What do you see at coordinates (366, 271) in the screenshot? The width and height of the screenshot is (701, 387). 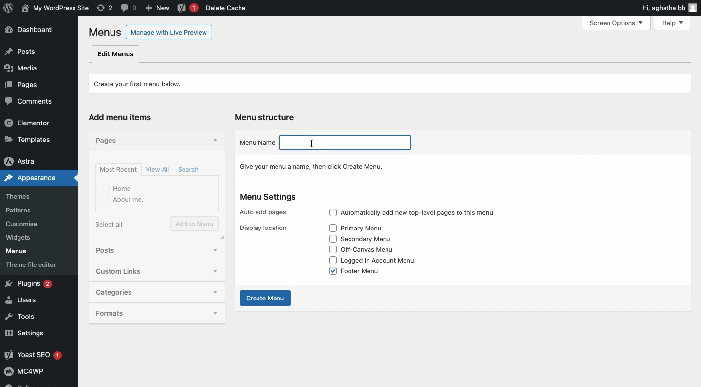 I see `Footer menu (selected)` at bounding box center [366, 271].